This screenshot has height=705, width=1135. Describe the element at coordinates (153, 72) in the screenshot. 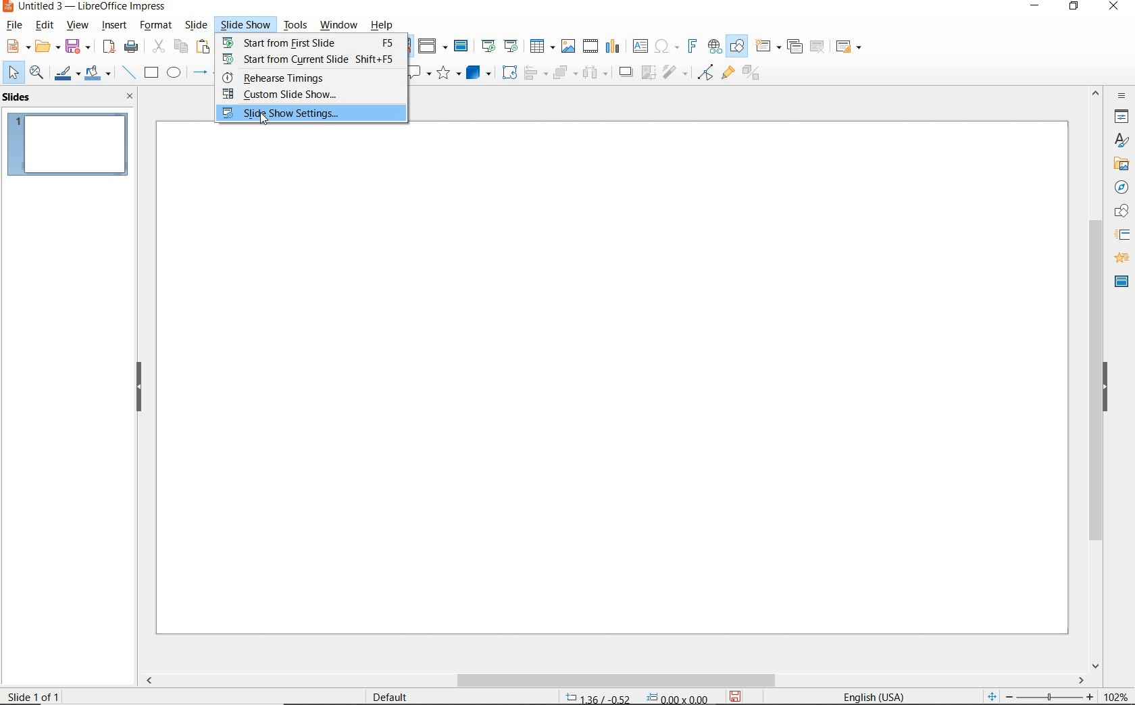

I see `RECTANGLE` at that location.